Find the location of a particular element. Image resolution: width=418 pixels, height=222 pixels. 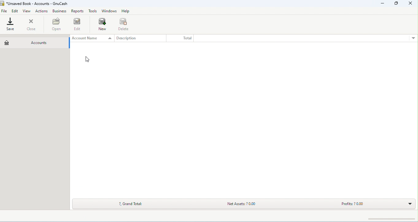

view is located at coordinates (27, 11).